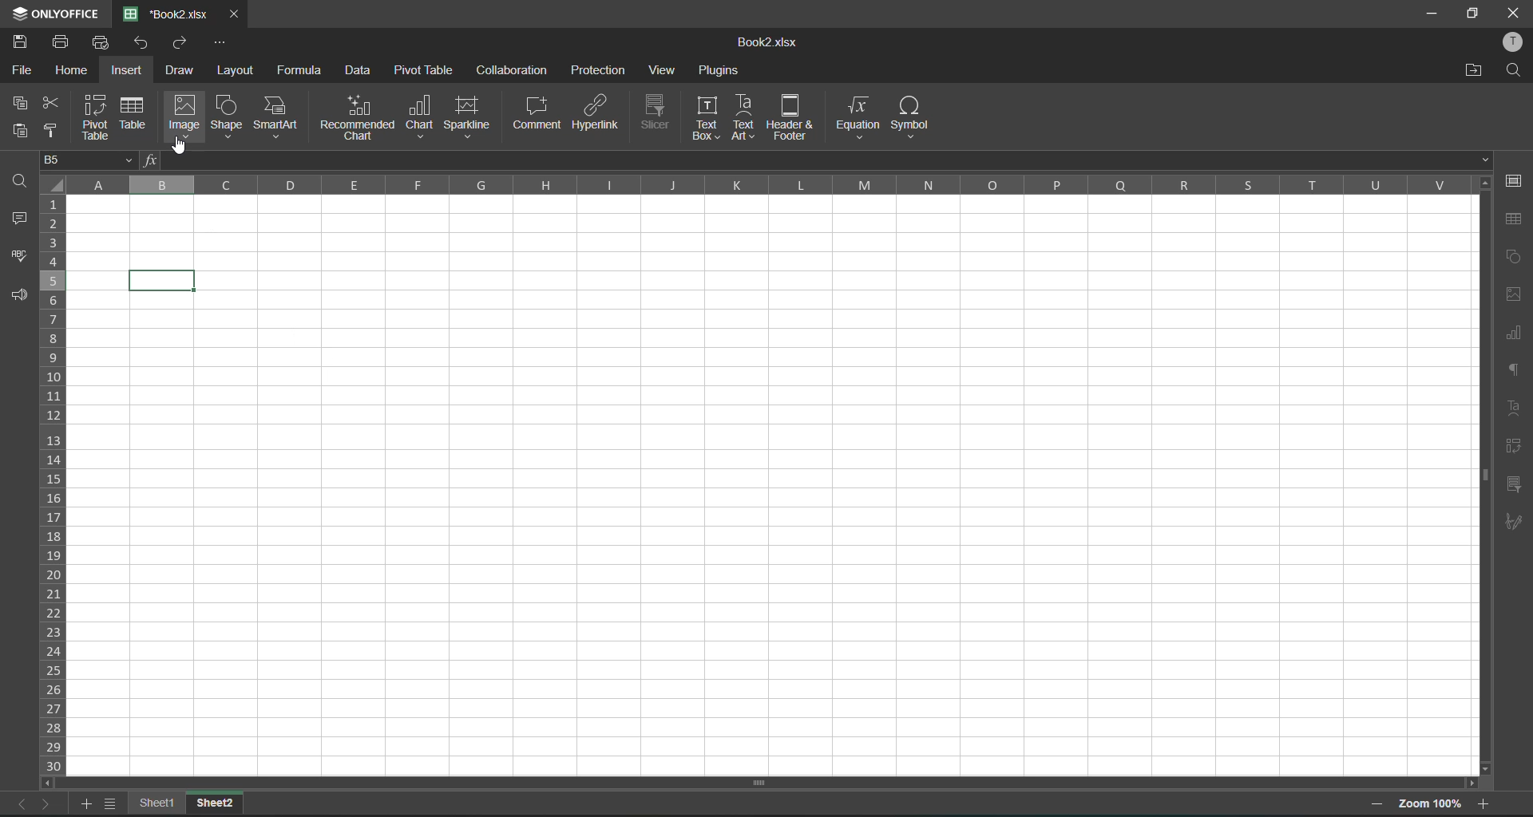  I want to click on symbol, so click(909, 117).